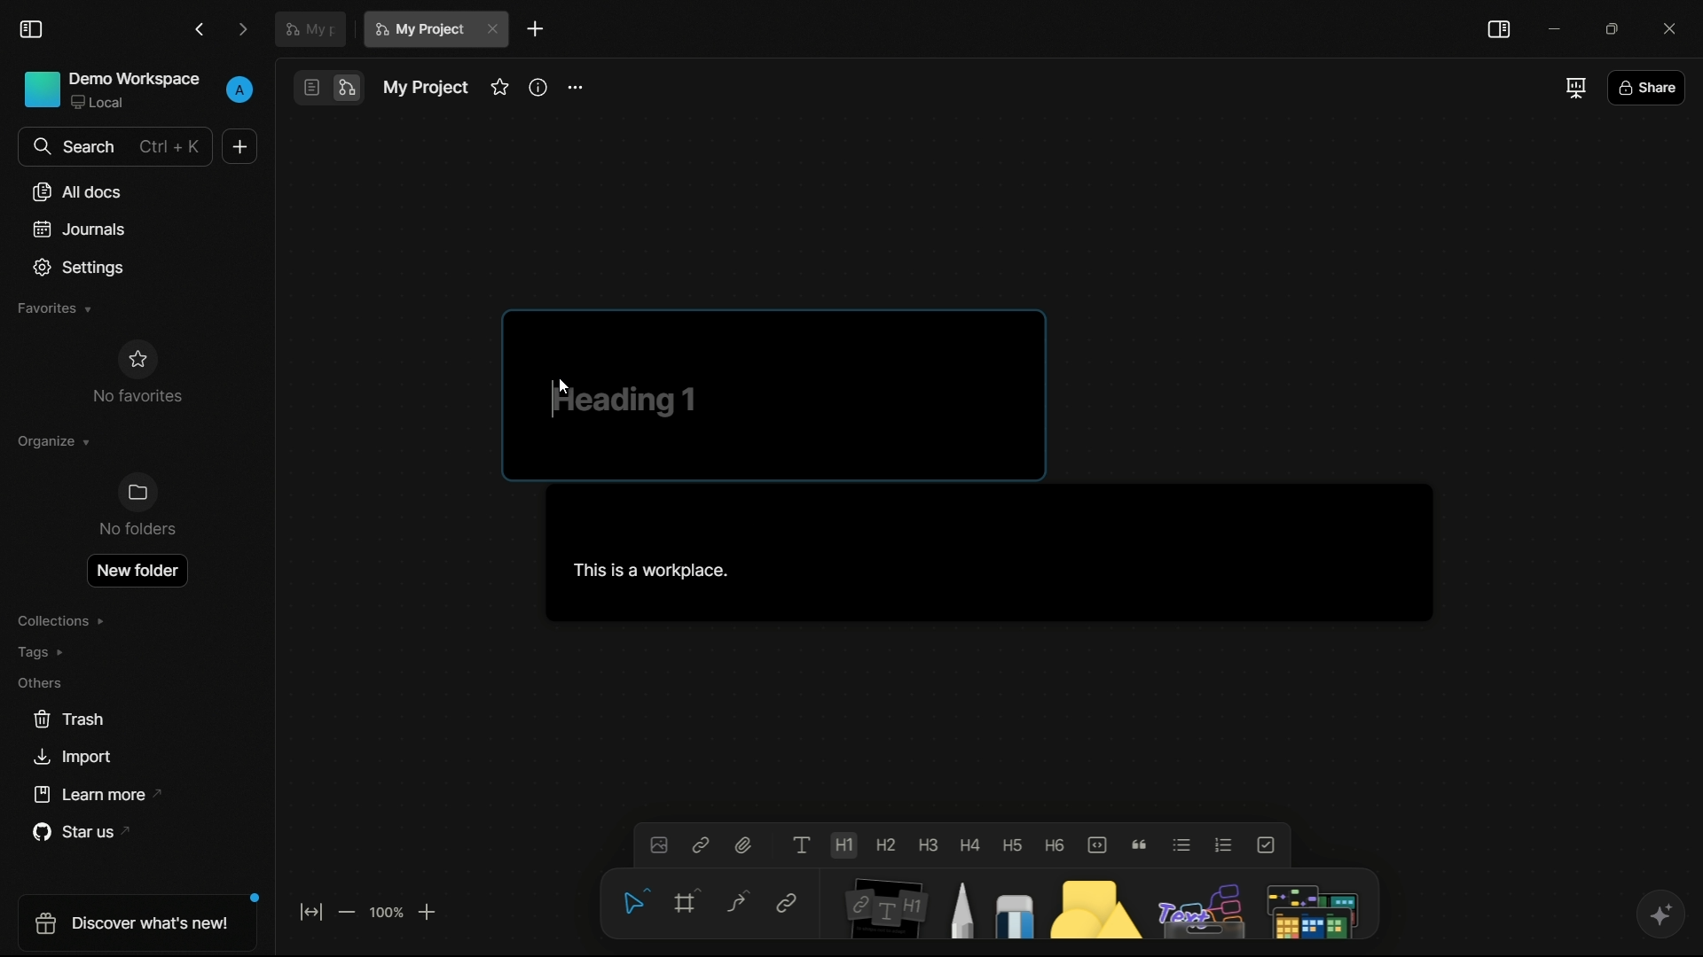  I want to click on share, so click(1649, 86).